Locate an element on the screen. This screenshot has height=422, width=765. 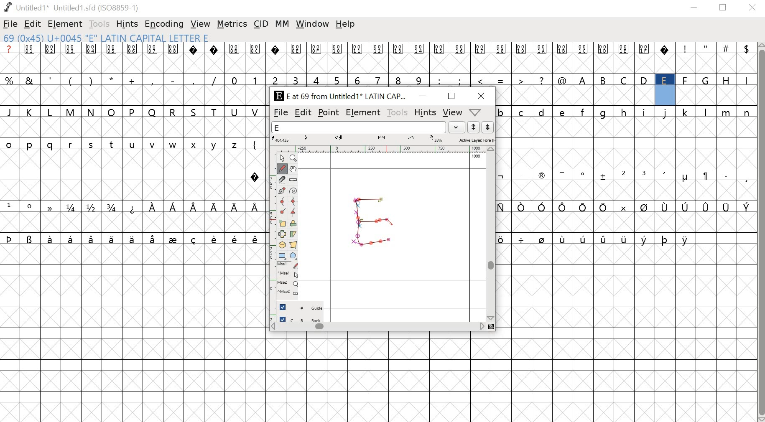
empty cells is located at coordinates (627, 333).